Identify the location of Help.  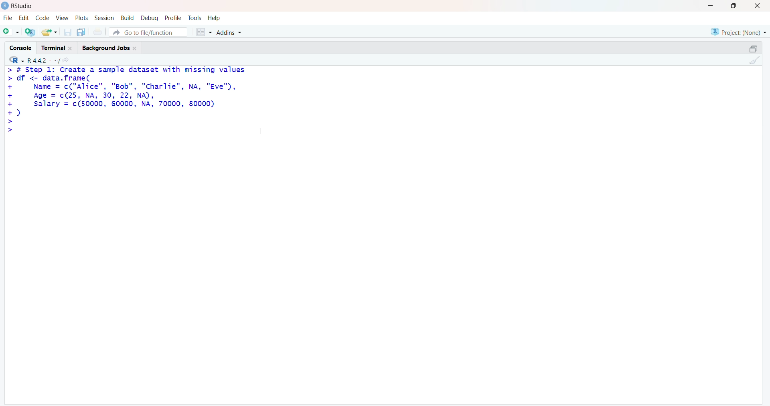
(215, 18).